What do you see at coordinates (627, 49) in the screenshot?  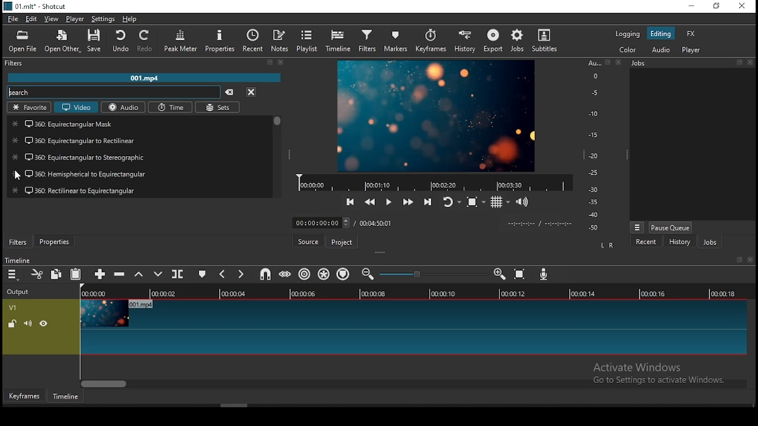 I see `color` at bounding box center [627, 49].